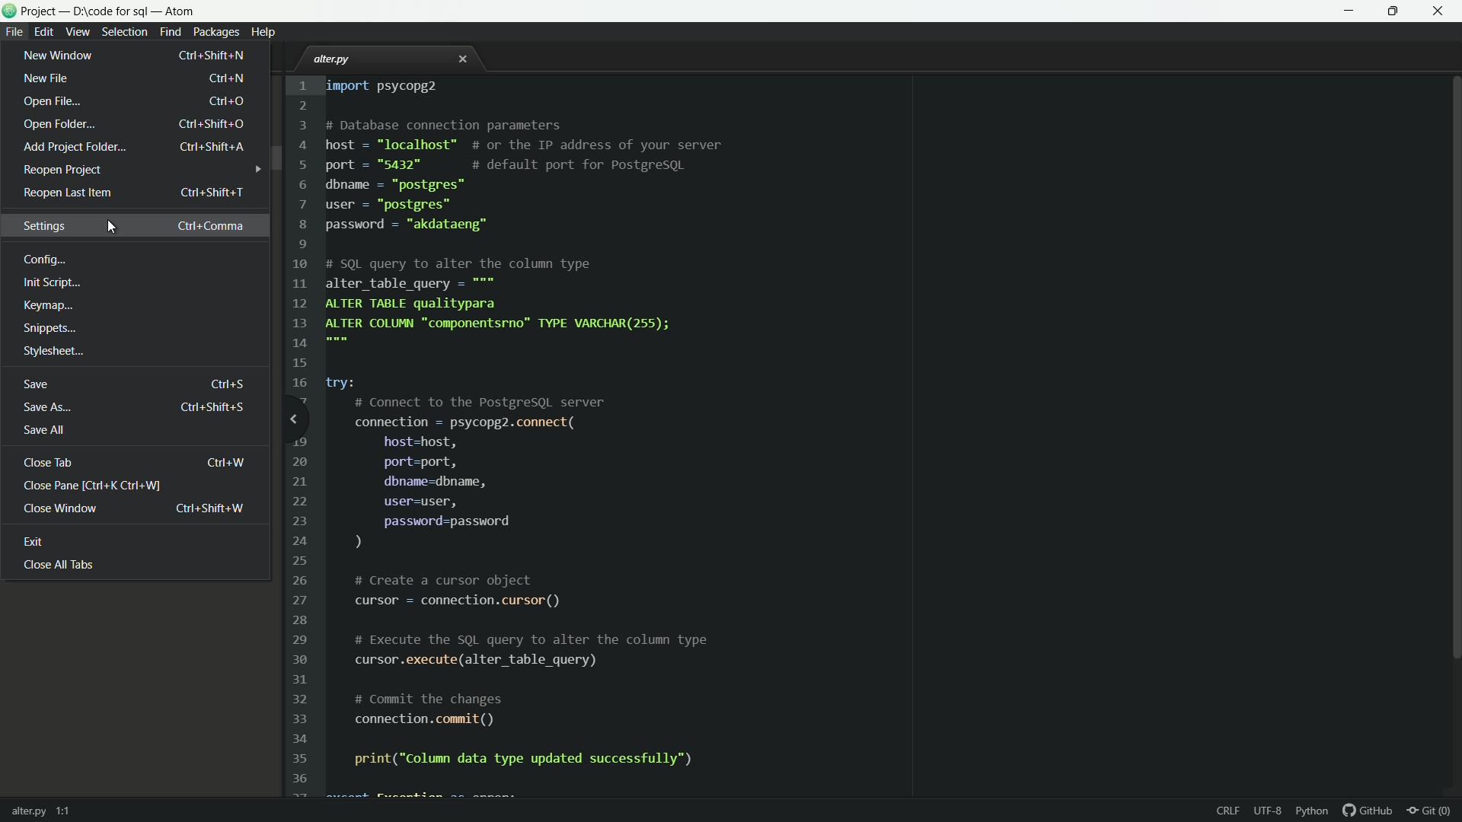 Image resolution: width=1462 pixels, height=822 pixels. What do you see at coordinates (1350, 11) in the screenshot?
I see `minimize` at bounding box center [1350, 11].